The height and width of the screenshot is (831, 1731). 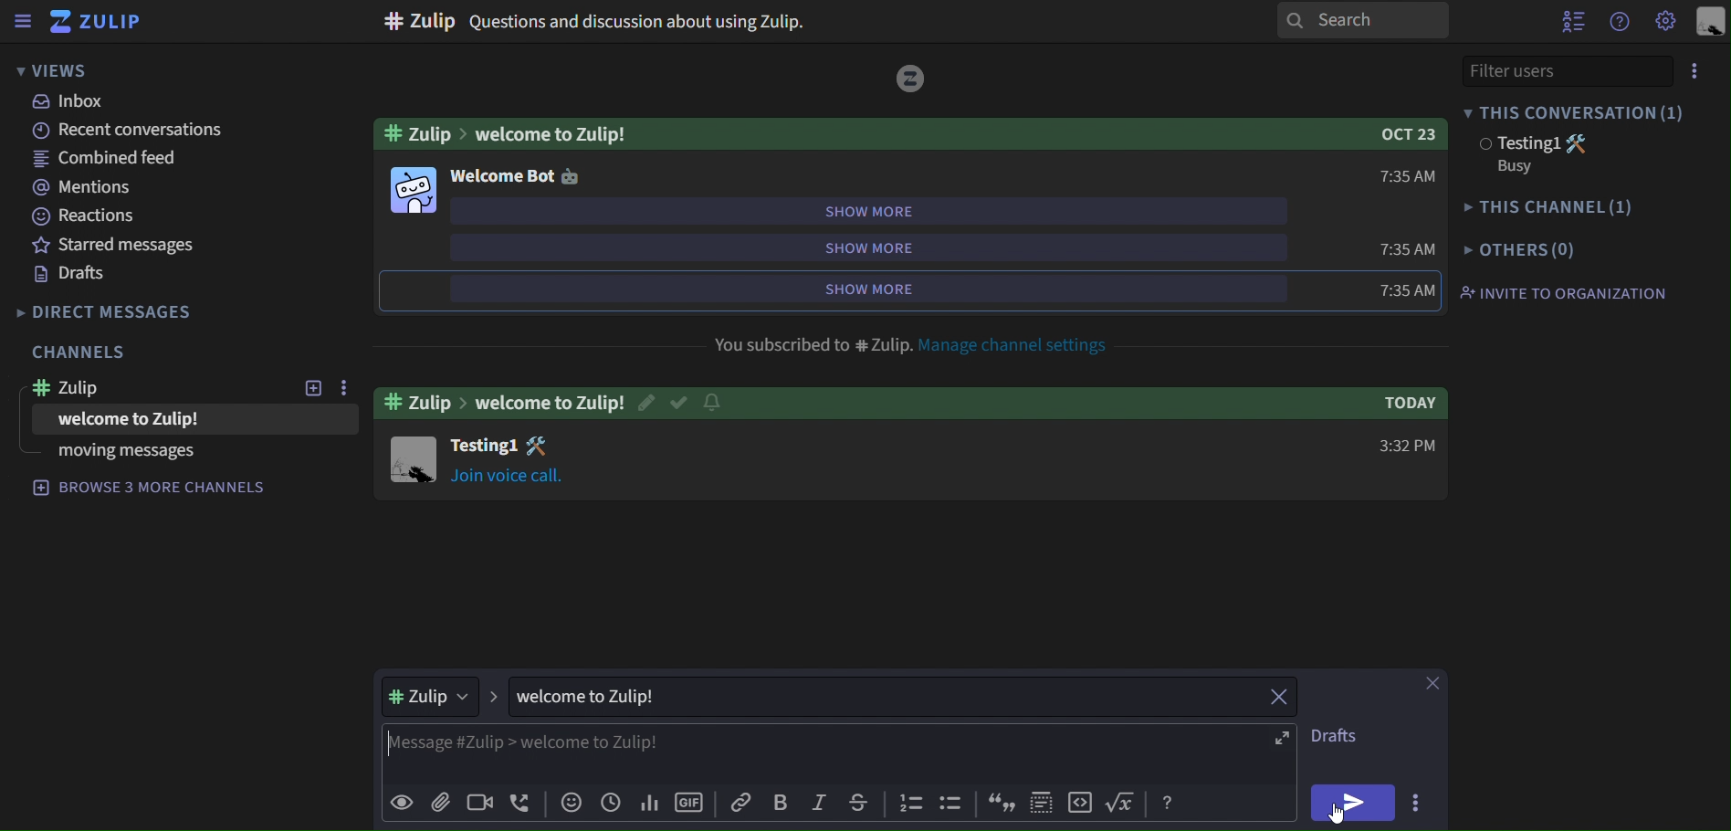 What do you see at coordinates (130, 131) in the screenshot?
I see `recent conversations` at bounding box center [130, 131].